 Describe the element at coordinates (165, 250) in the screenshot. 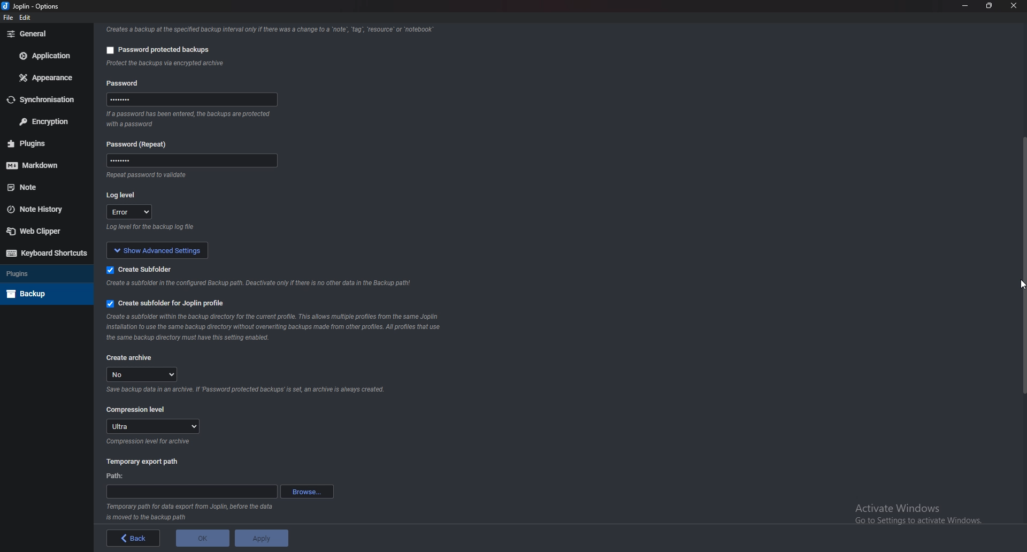

I see `show advanced setting` at that location.